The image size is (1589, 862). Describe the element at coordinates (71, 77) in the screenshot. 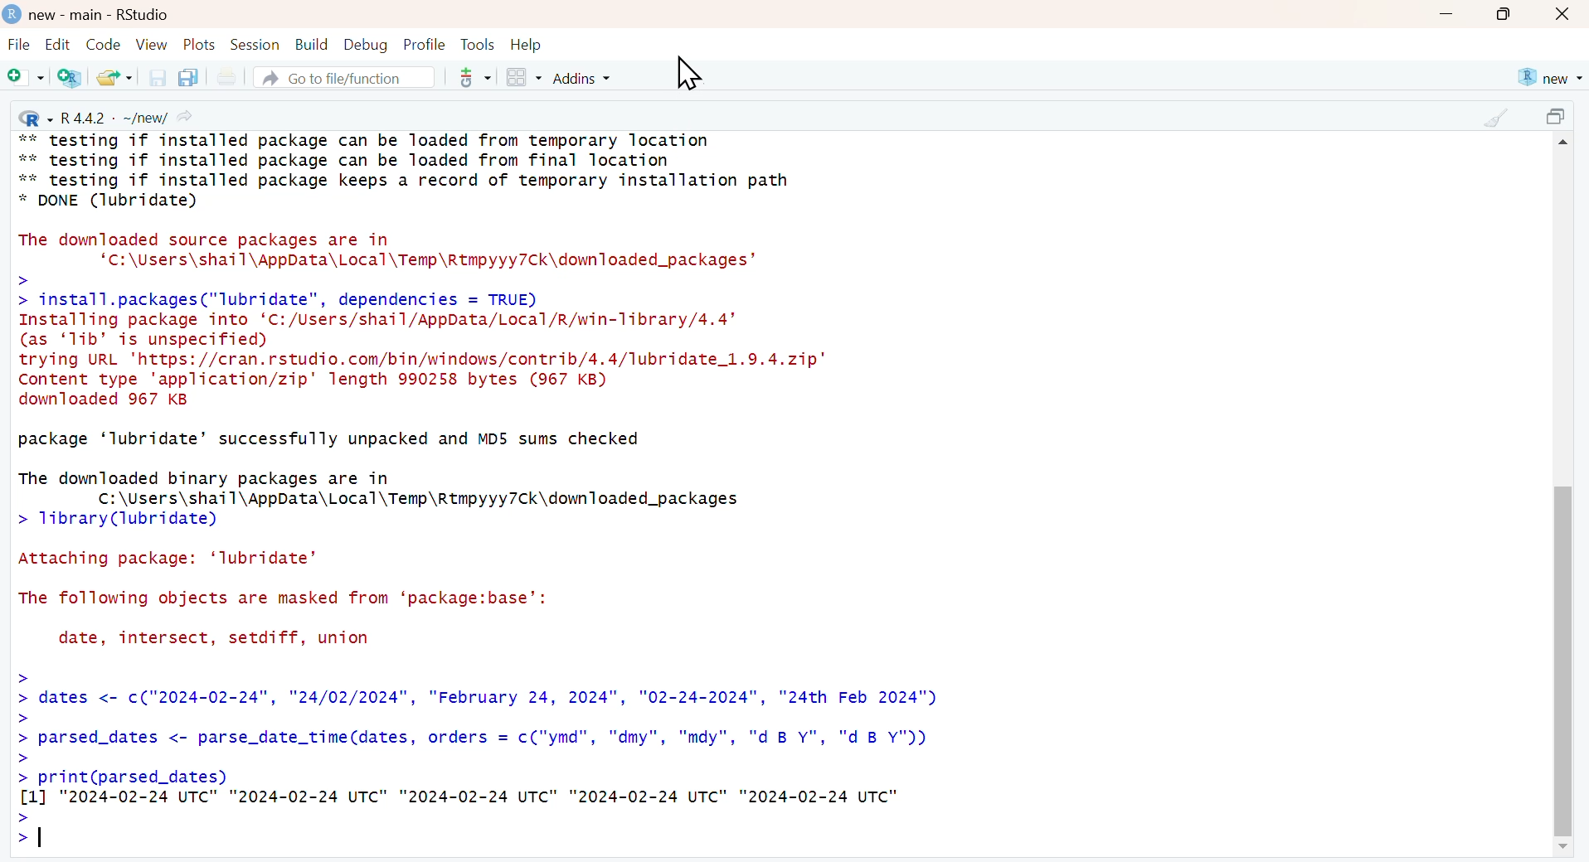

I see `Create a project` at that location.